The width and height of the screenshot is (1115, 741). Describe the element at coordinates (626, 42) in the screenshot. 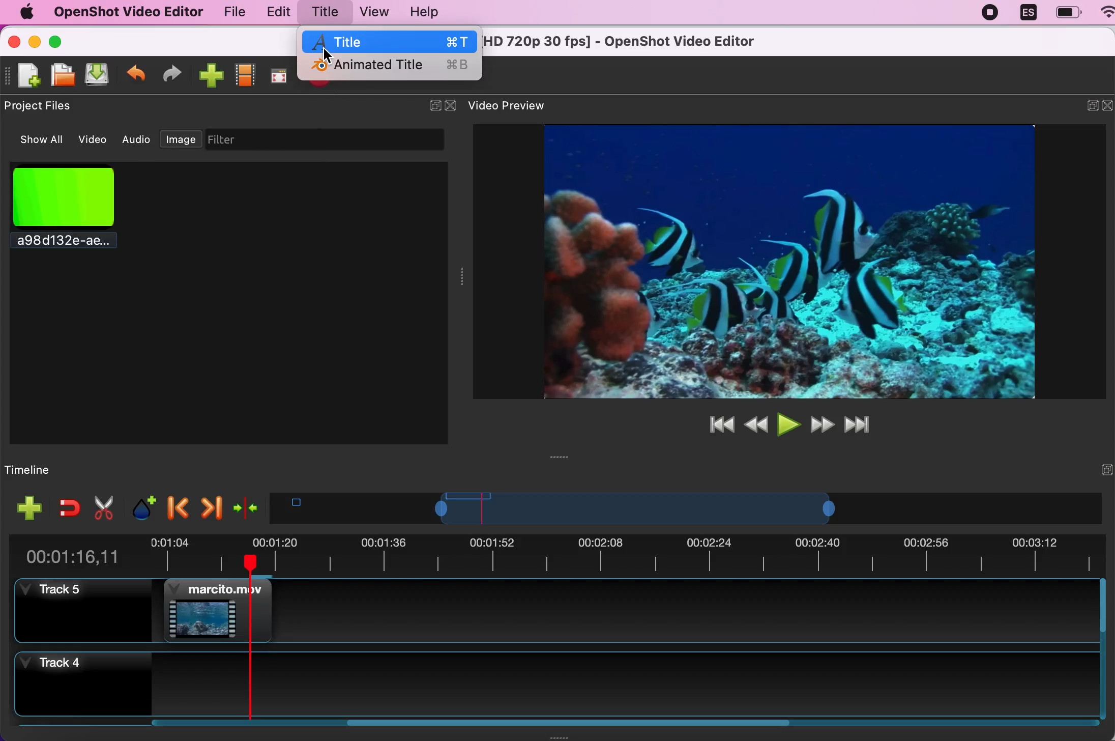

I see `title` at that location.